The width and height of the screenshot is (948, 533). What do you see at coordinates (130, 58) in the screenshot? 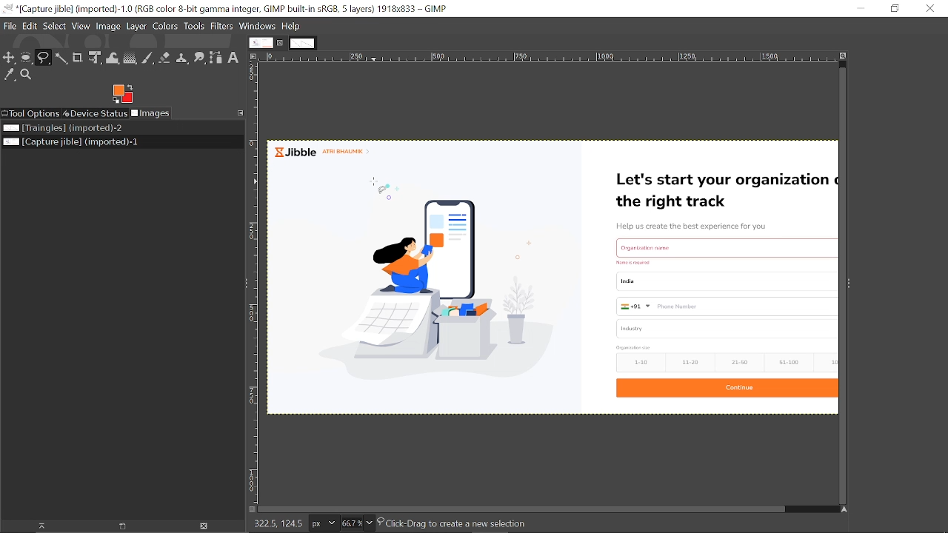
I see `Gradient tool` at bounding box center [130, 58].